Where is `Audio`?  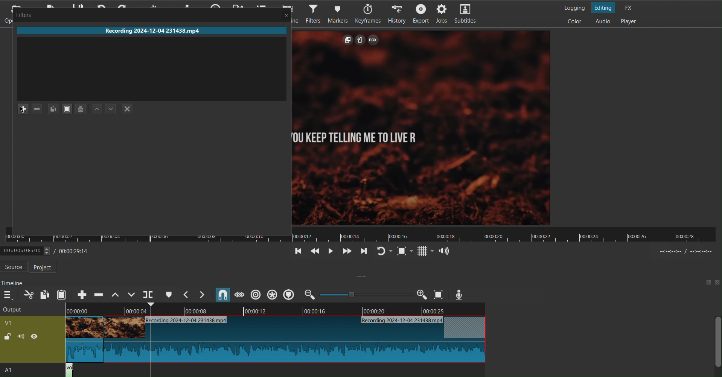 Audio is located at coordinates (445, 250).